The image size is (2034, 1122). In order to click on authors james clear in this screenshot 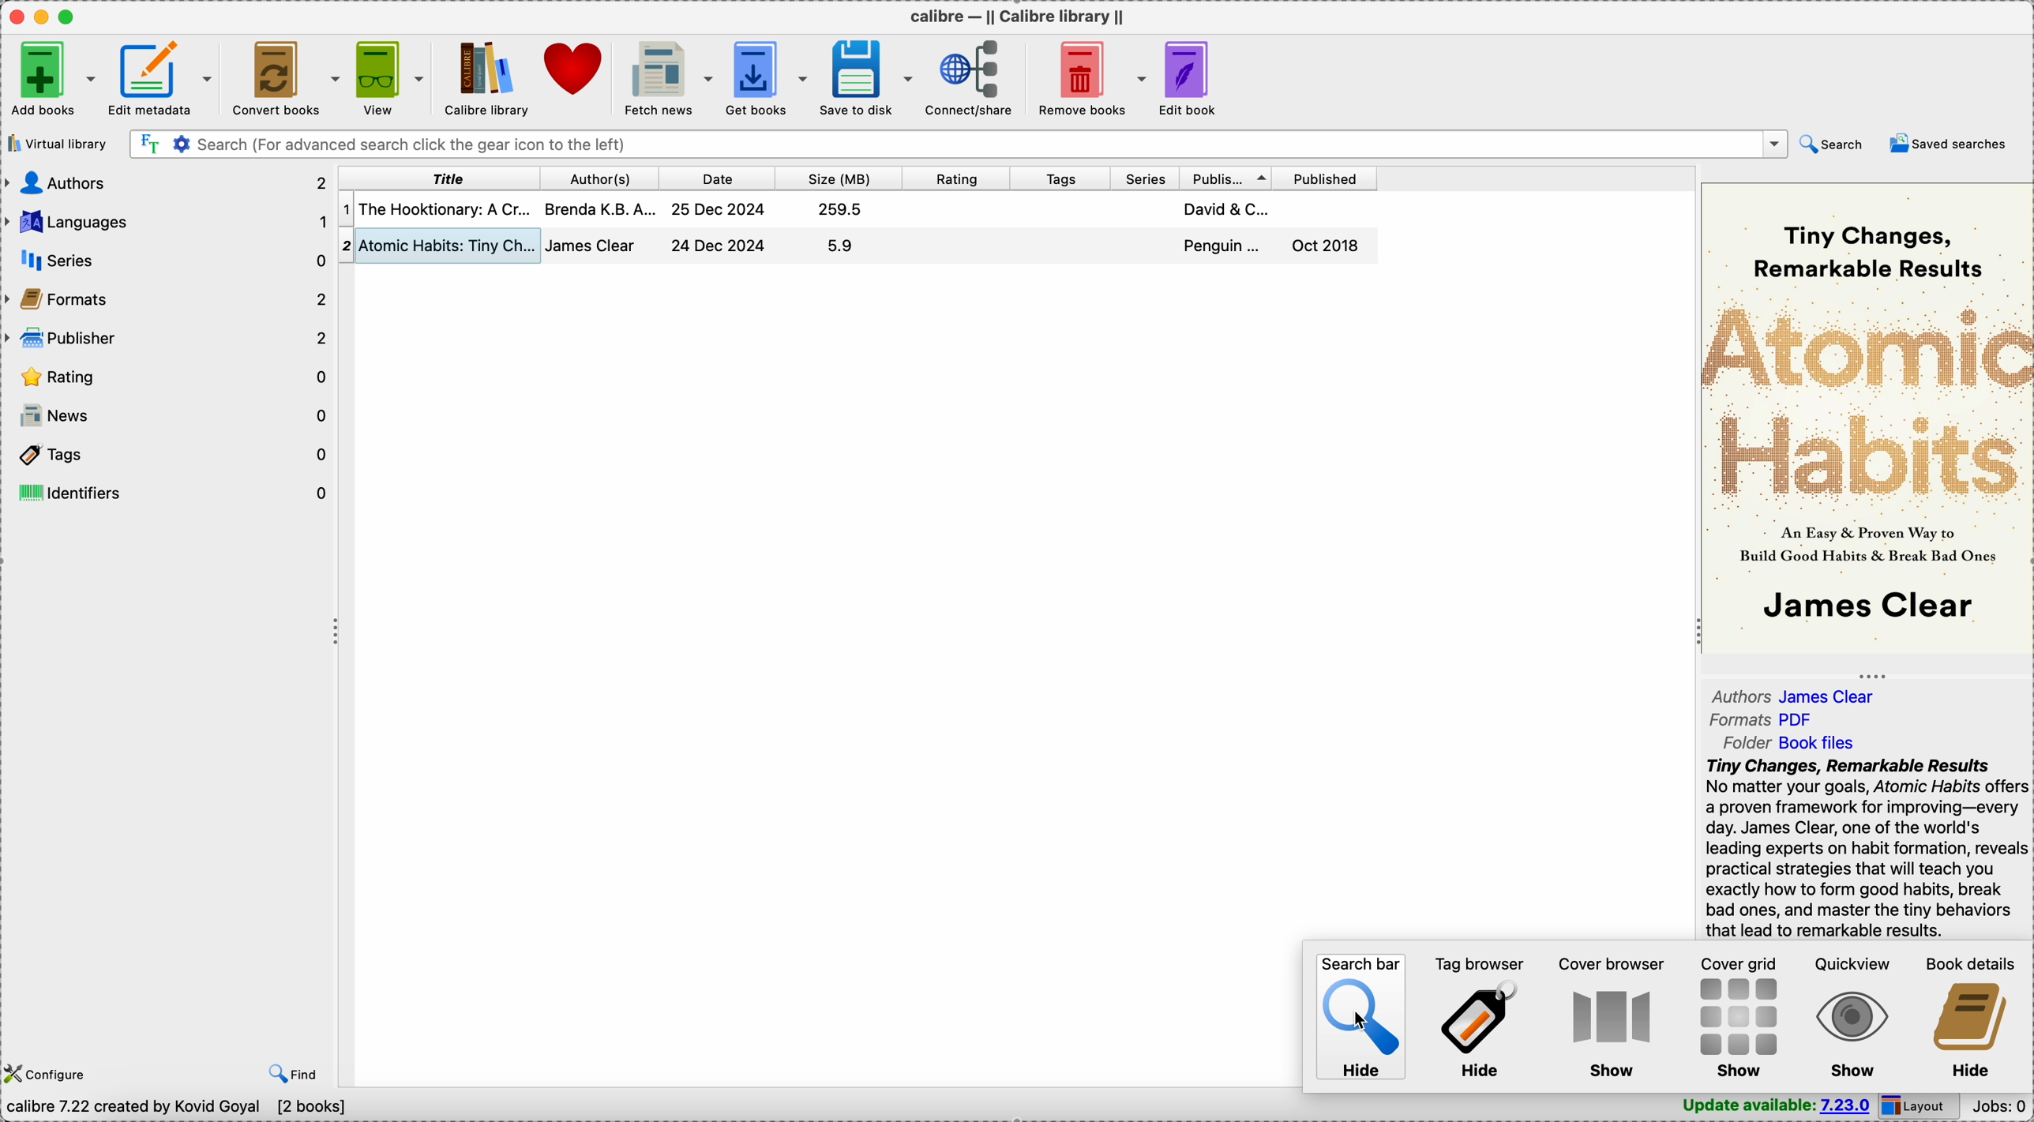, I will do `click(1794, 695)`.